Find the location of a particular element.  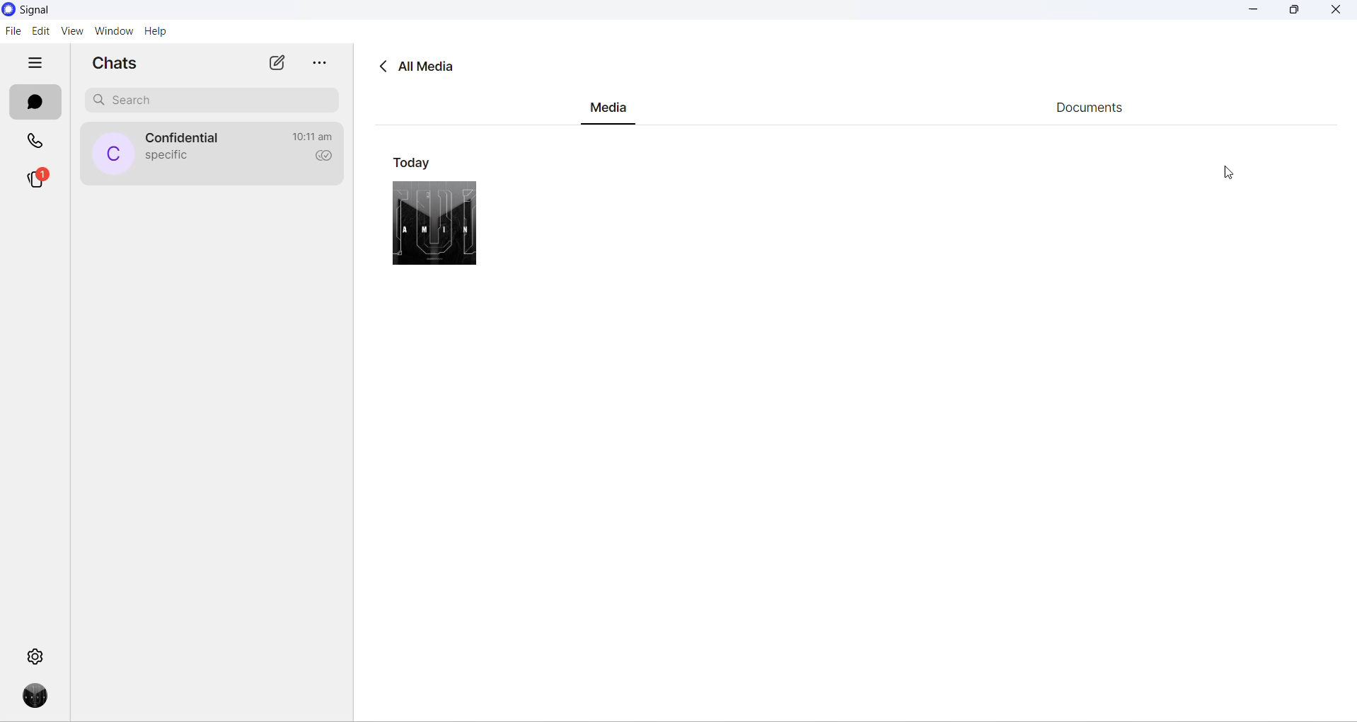

all media heading is located at coordinates (430, 67).